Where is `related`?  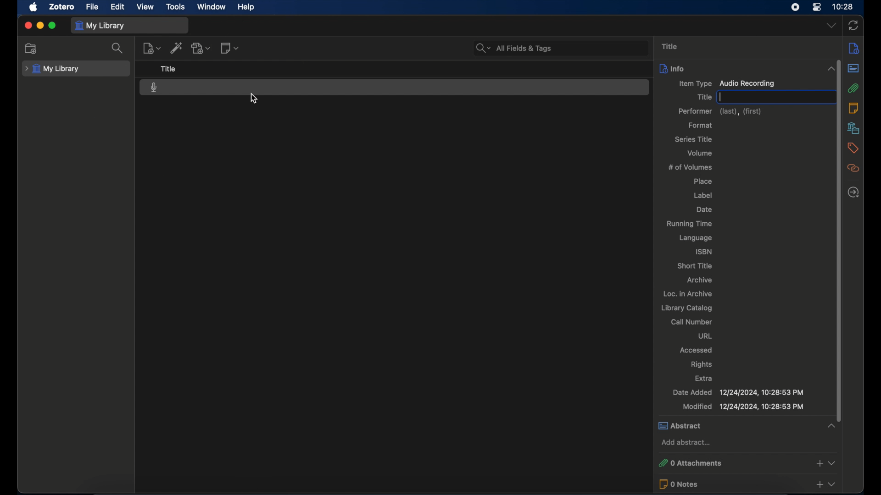
related is located at coordinates (856, 168).